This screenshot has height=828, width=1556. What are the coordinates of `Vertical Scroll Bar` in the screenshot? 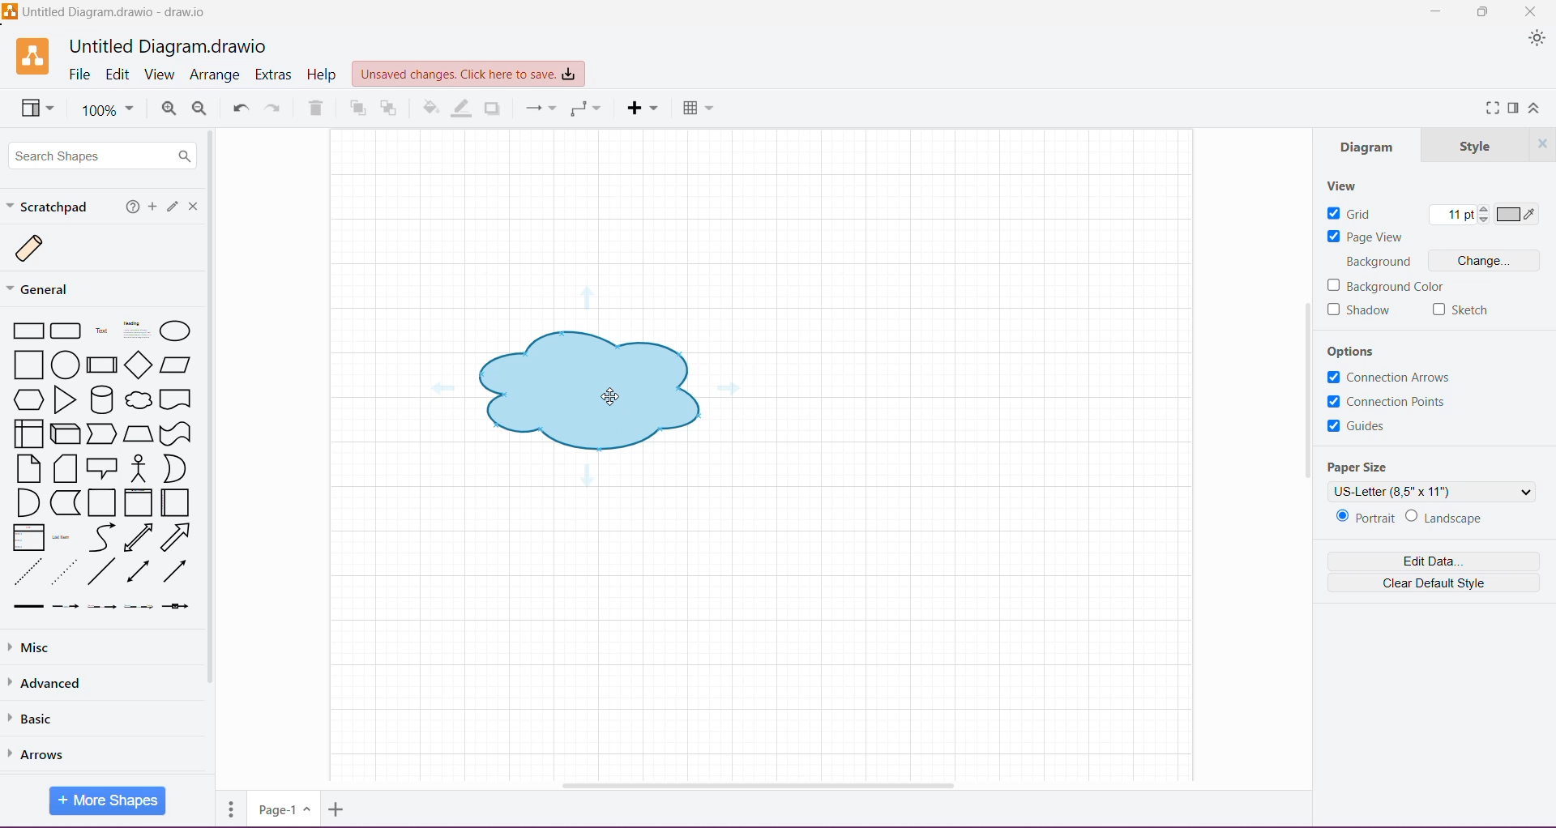 It's located at (1297, 399).